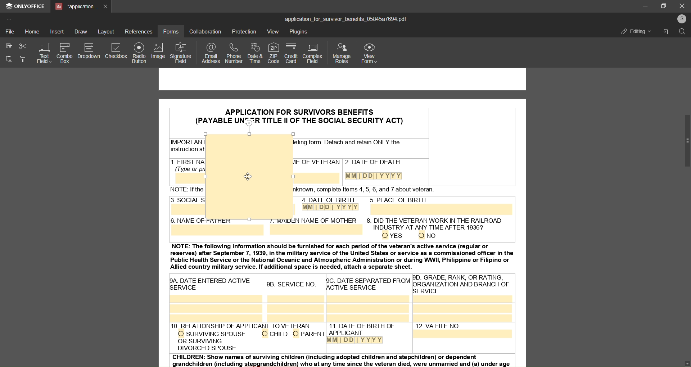 The width and height of the screenshot is (691, 367). I want to click on plugins, so click(299, 32).